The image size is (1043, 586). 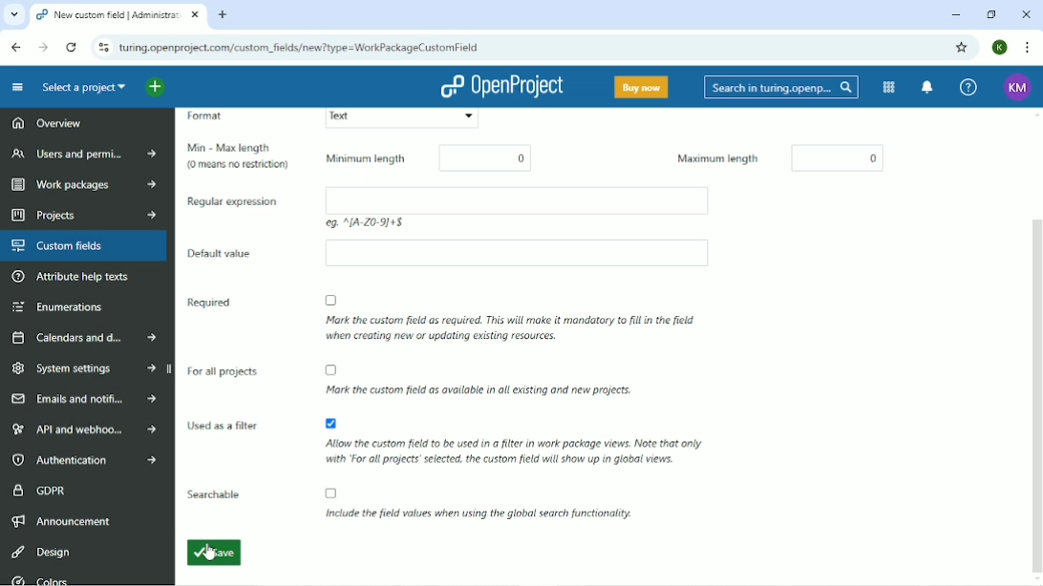 I want to click on Default value, so click(x=228, y=250).